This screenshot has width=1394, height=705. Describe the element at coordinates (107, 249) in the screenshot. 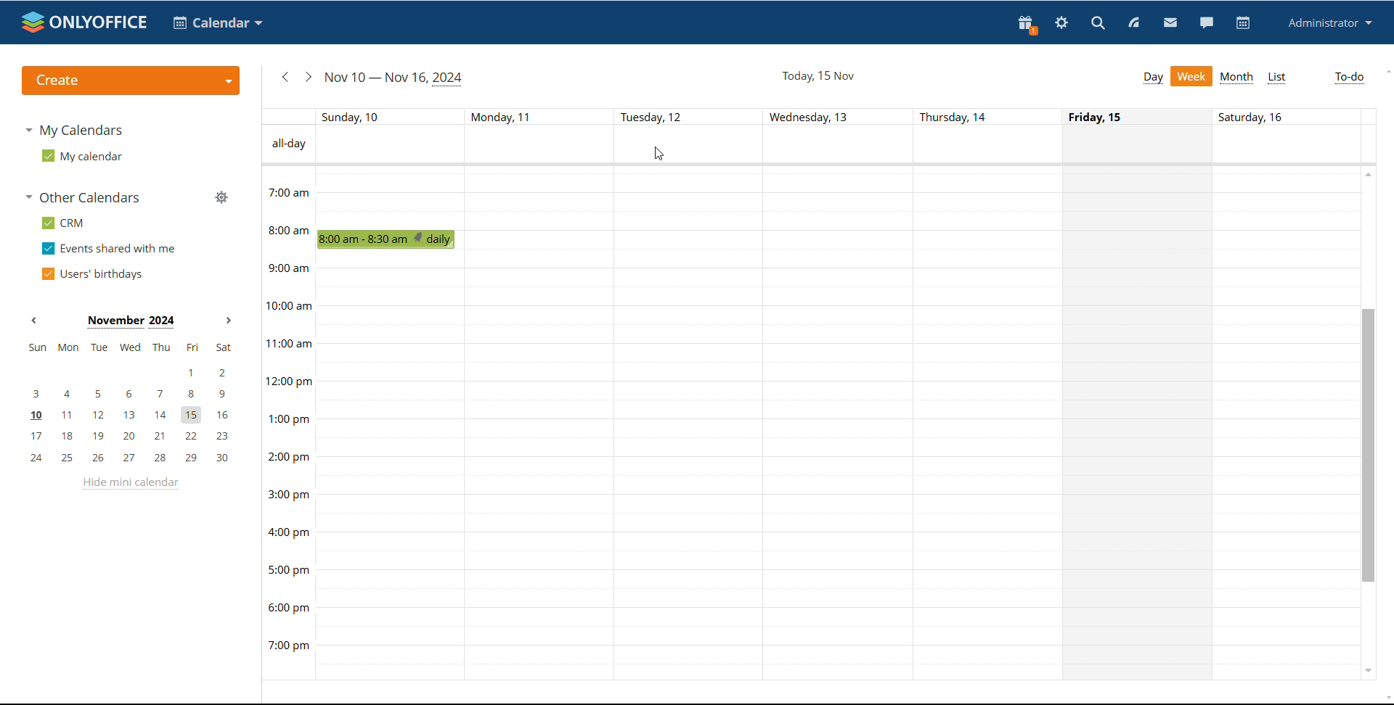

I see `events shared with me` at that location.